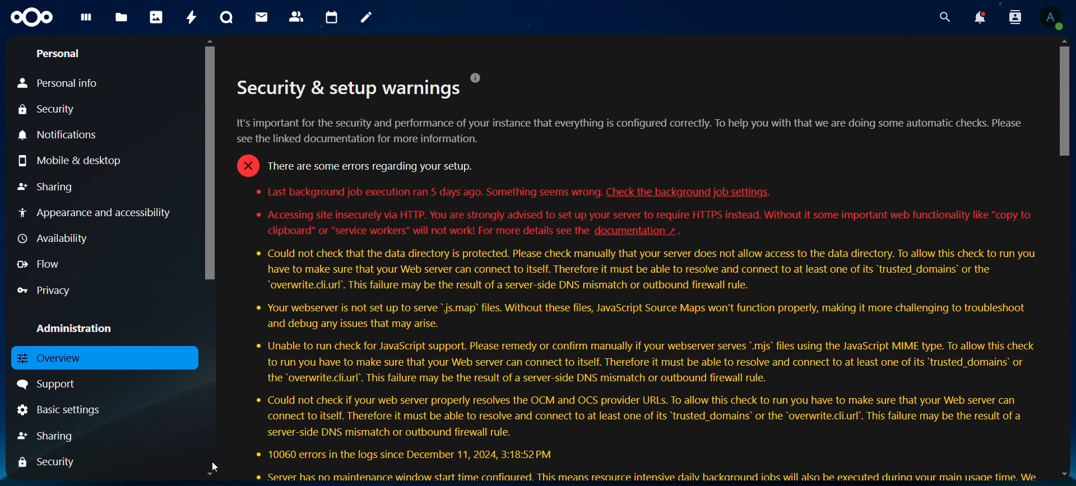 This screenshot has width=1076, height=486. I want to click on privacy, so click(52, 292).